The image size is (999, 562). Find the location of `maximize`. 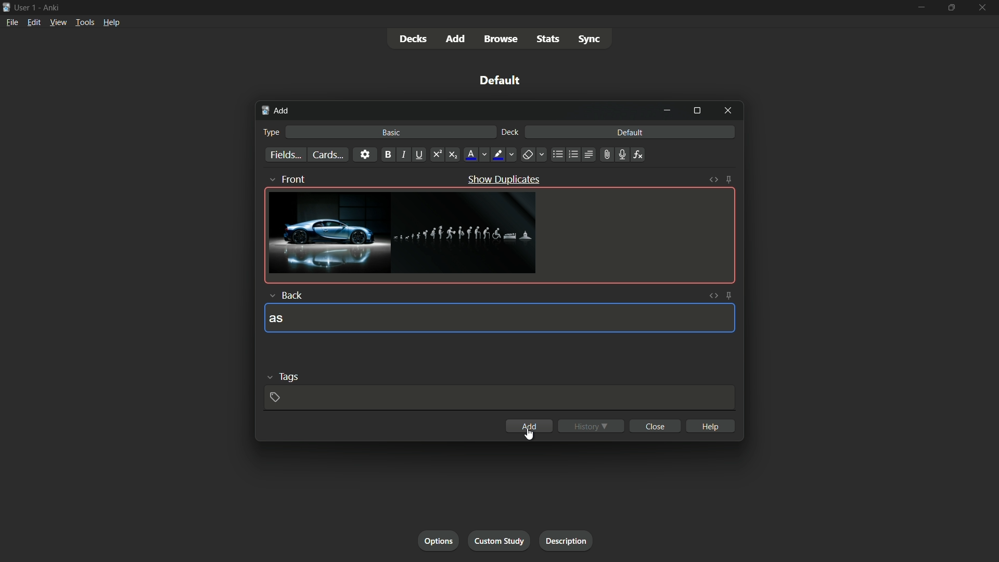

maximize is located at coordinates (952, 8).